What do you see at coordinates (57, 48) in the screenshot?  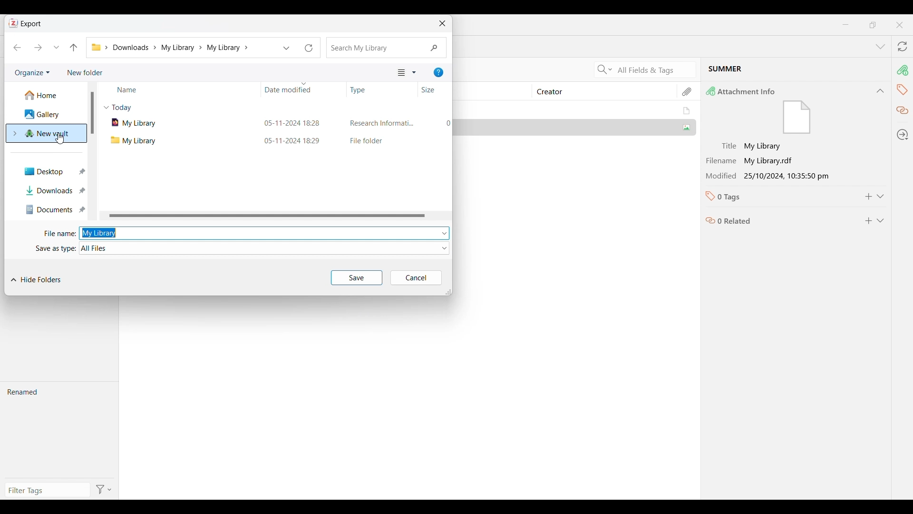 I see `Recent locations` at bounding box center [57, 48].